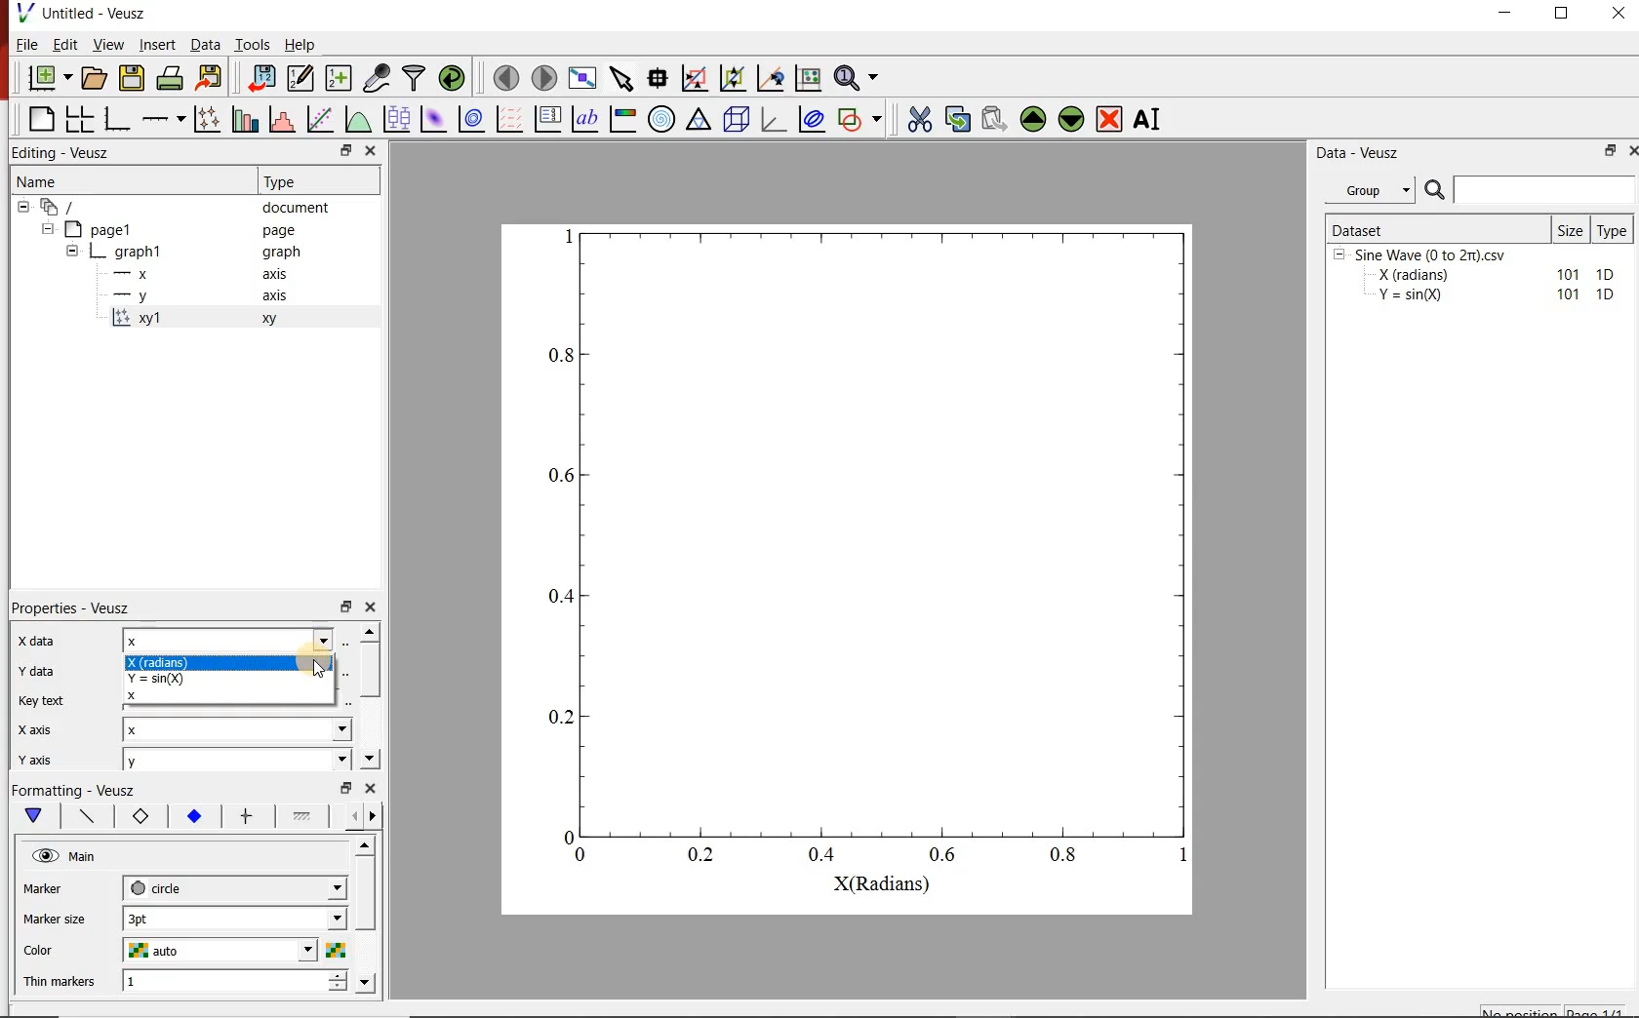 This screenshot has width=1639, height=1018. Describe the element at coordinates (811, 118) in the screenshot. I see `plot covariance ellipses` at that location.